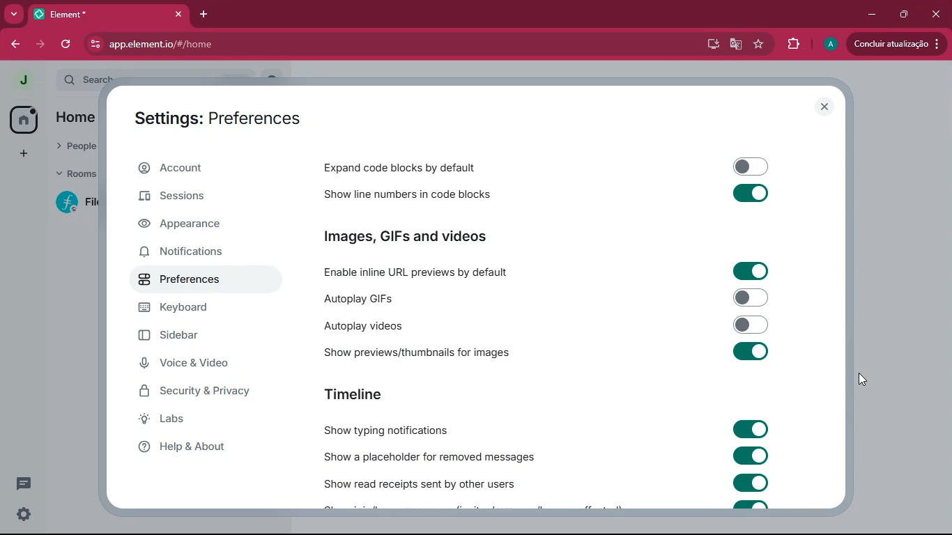 This screenshot has width=952, height=535. What do you see at coordinates (751, 351) in the screenshot?
I see `toggle on/off` at bounding box center [751, 351].